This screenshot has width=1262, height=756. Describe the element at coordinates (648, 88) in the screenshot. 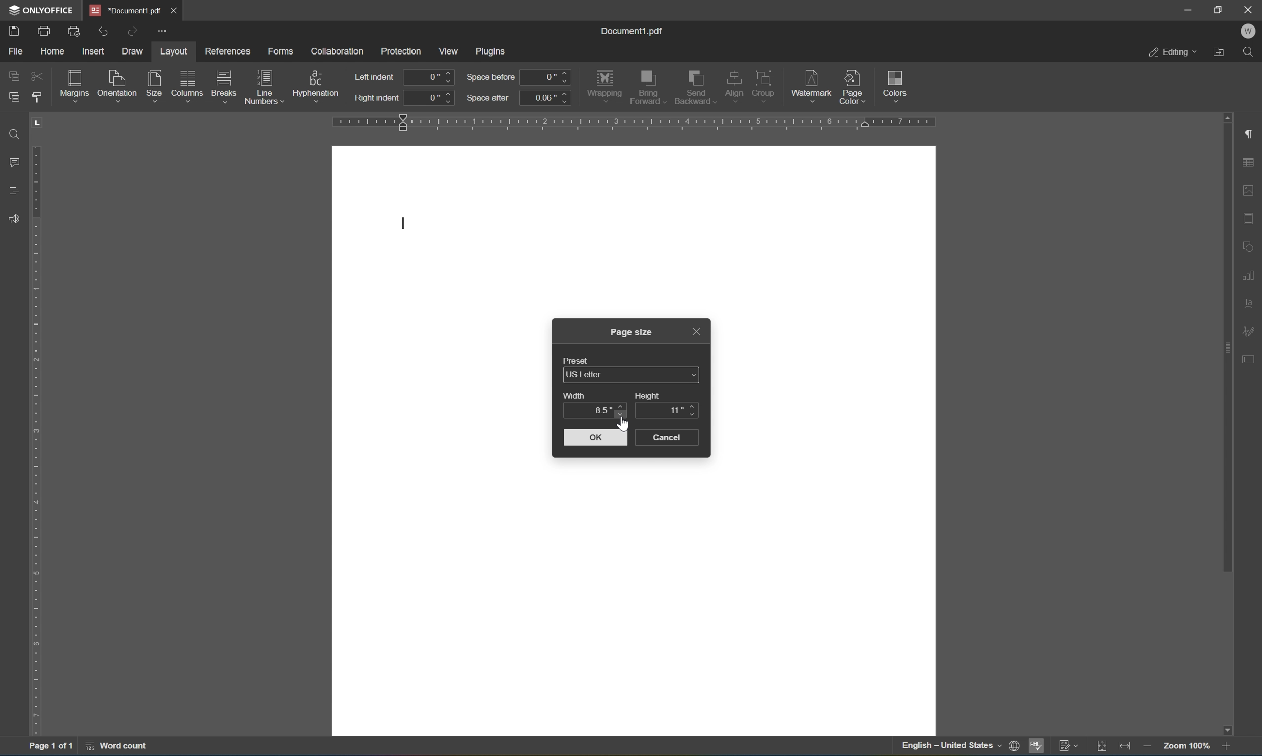

I see `bring forward` at that location.